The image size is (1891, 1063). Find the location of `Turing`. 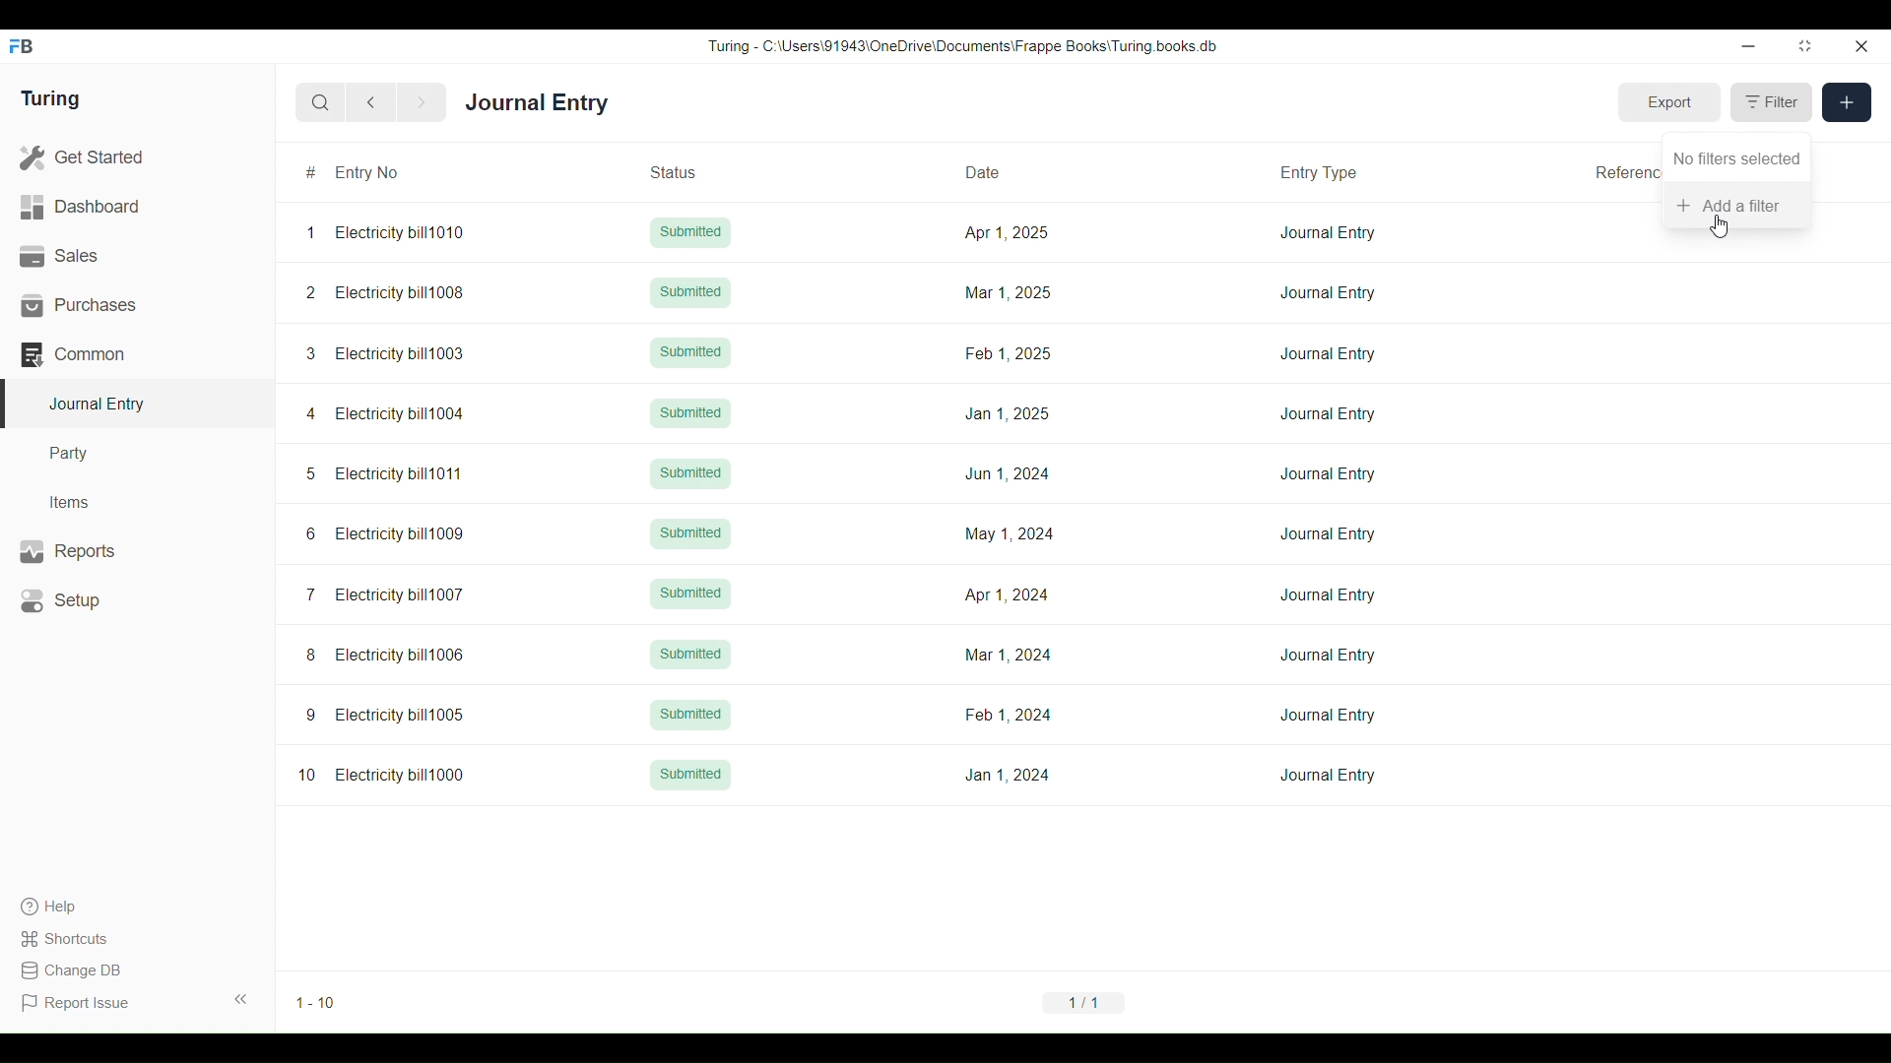

Turing is located at coordinates (51, 98).